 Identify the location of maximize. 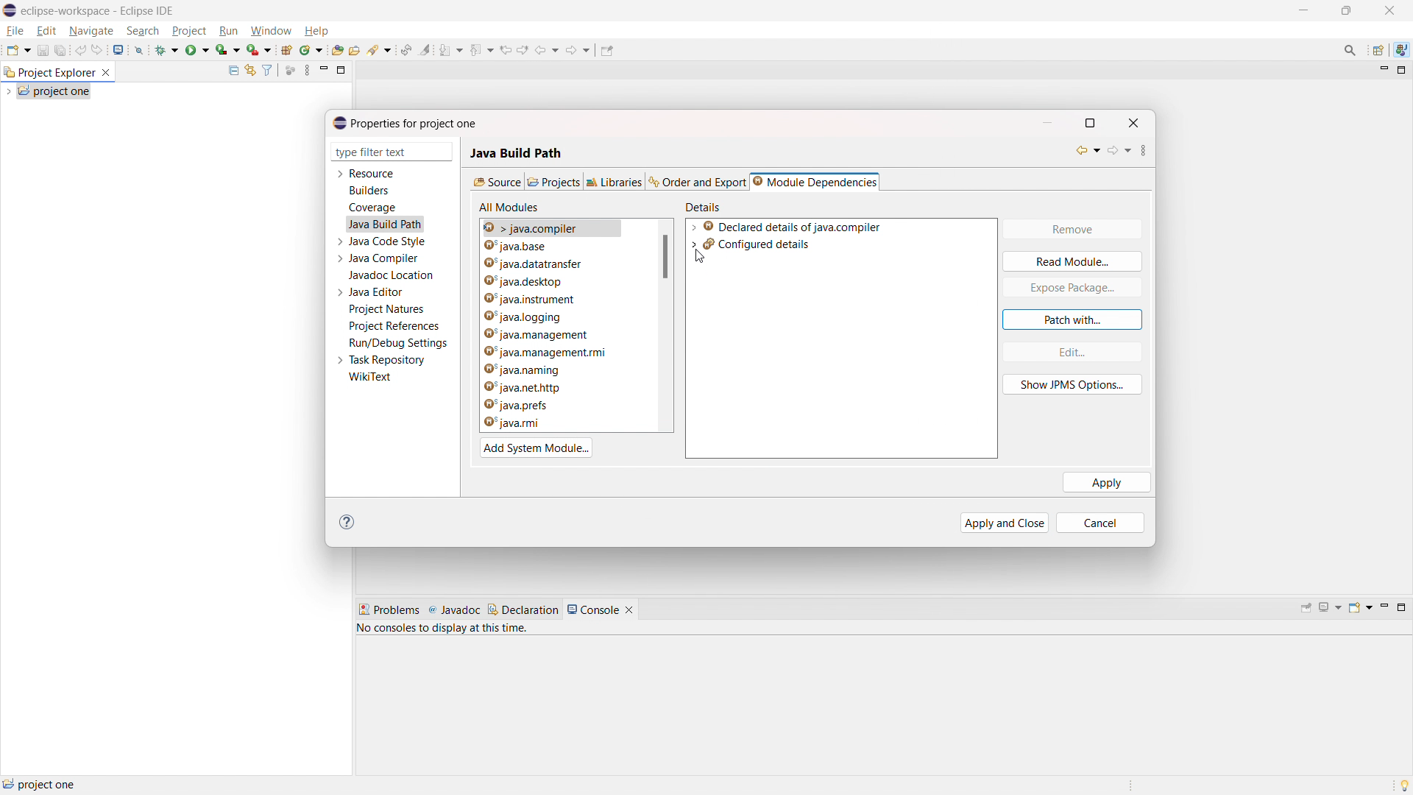
(1097, 122).